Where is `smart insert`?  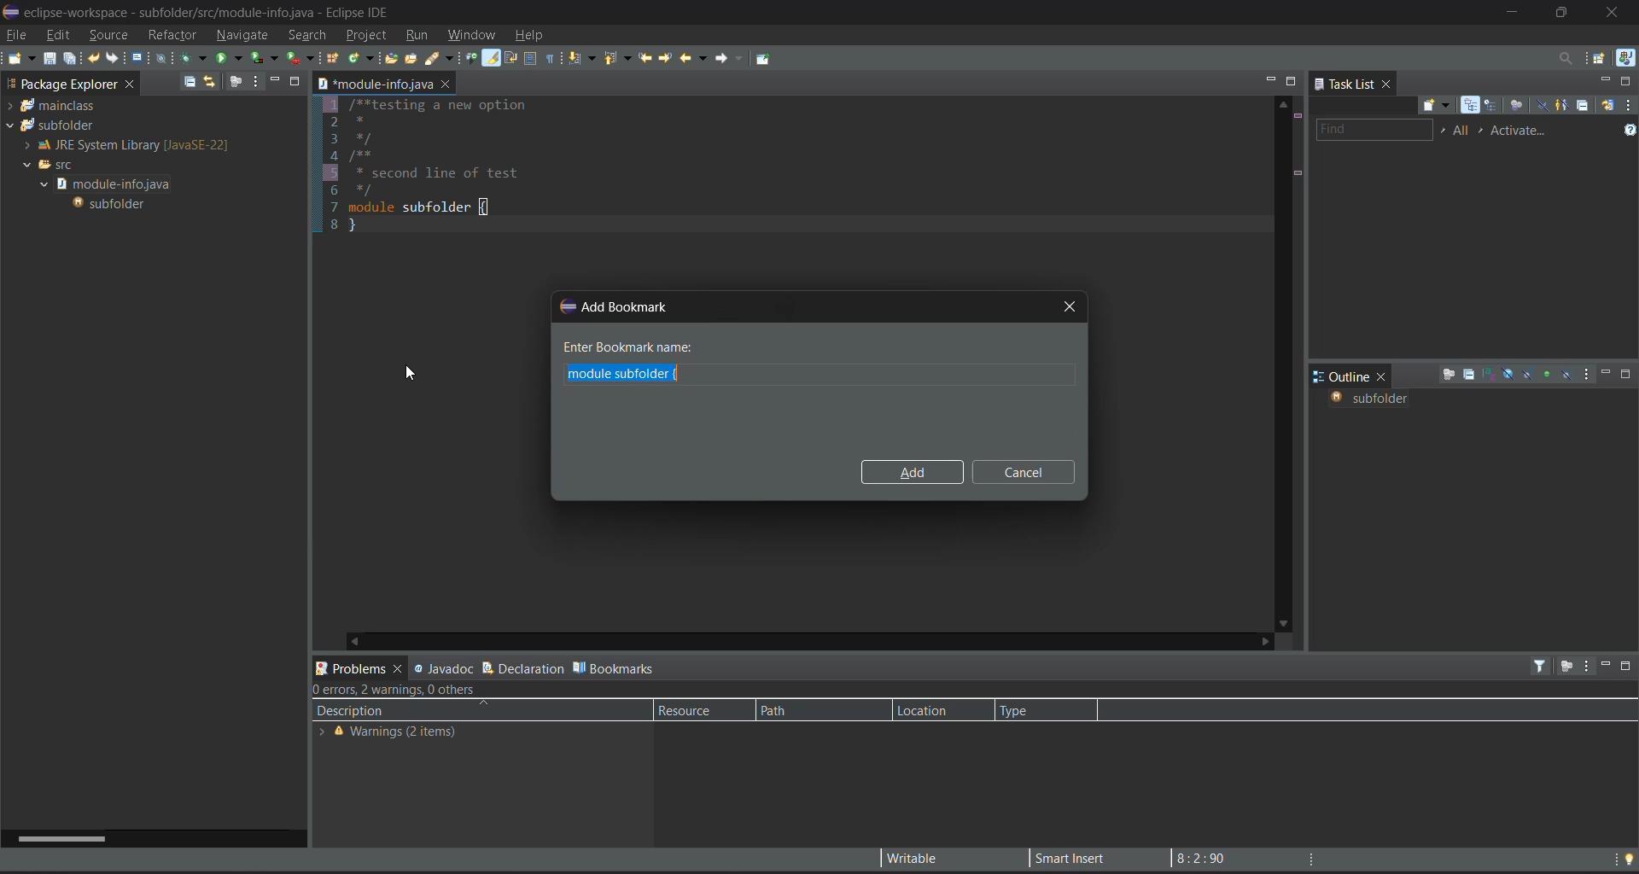 smart insert is located at coordinates (1065, 858).